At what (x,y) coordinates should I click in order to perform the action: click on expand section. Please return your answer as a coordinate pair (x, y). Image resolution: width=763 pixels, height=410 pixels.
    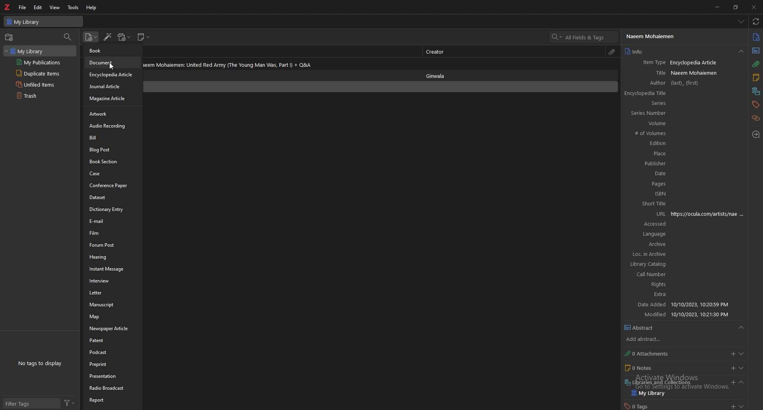
    Looking at the image, I should click on (744, 353).